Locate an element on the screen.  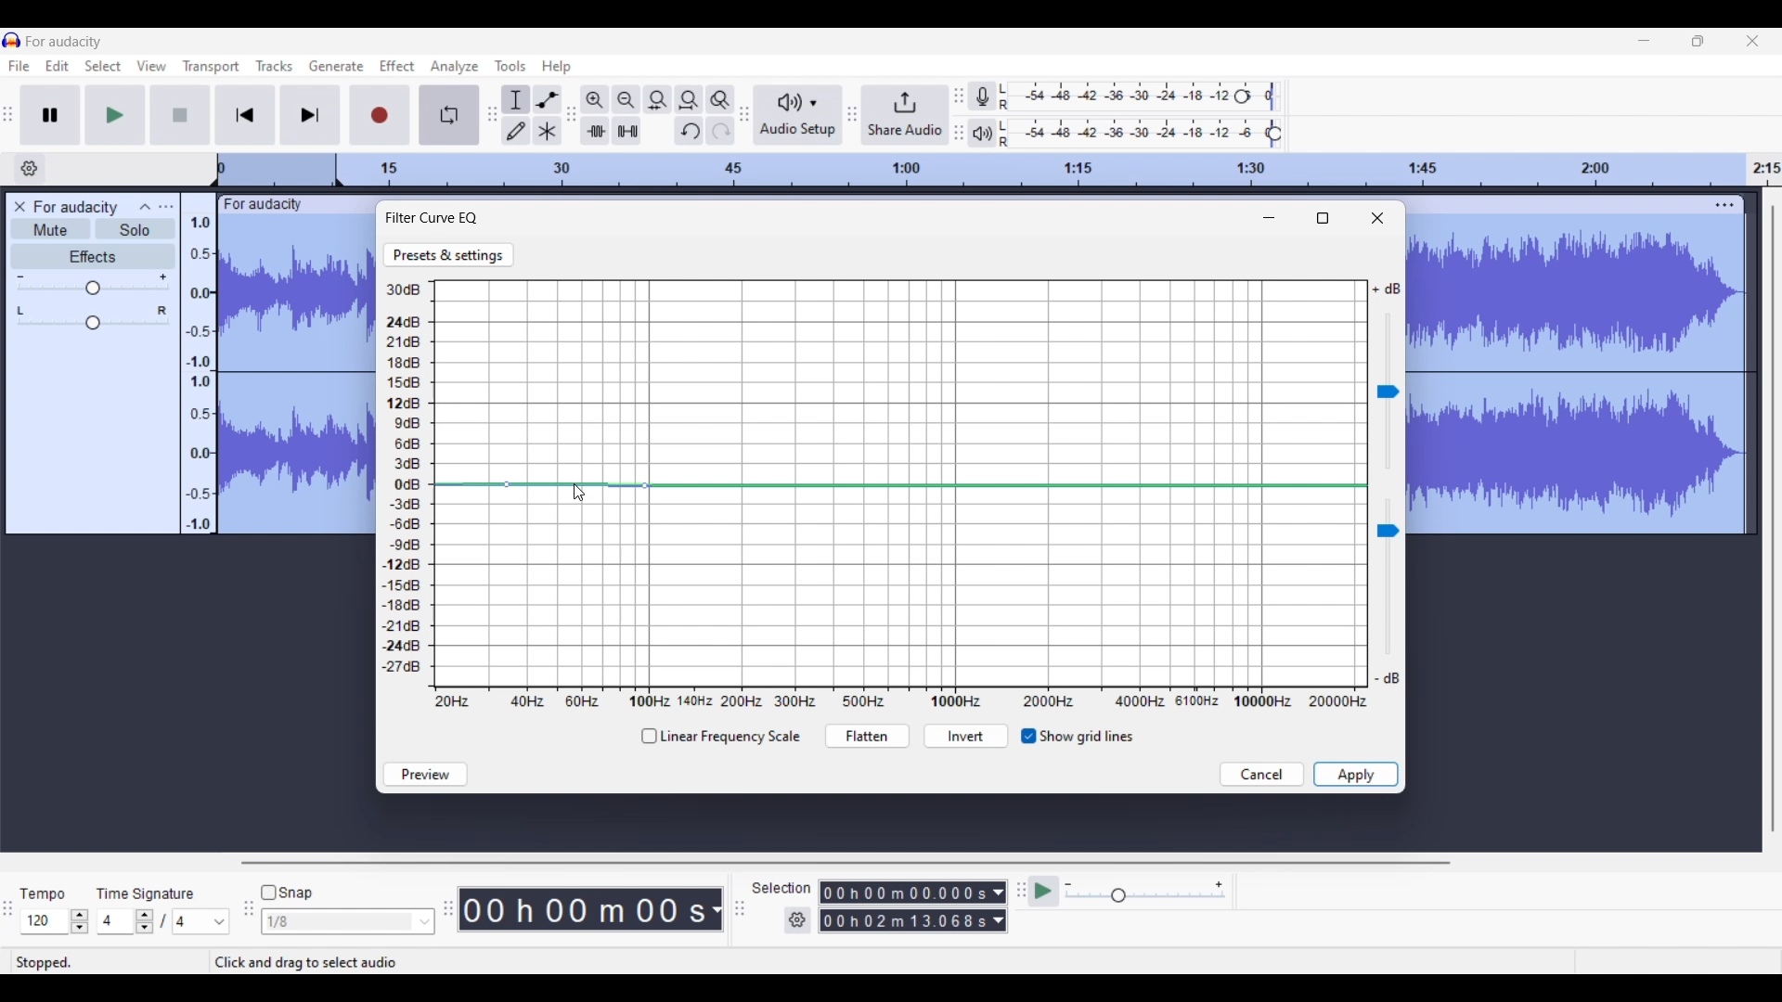
Flatten curve is located at coordinates (866, 737).